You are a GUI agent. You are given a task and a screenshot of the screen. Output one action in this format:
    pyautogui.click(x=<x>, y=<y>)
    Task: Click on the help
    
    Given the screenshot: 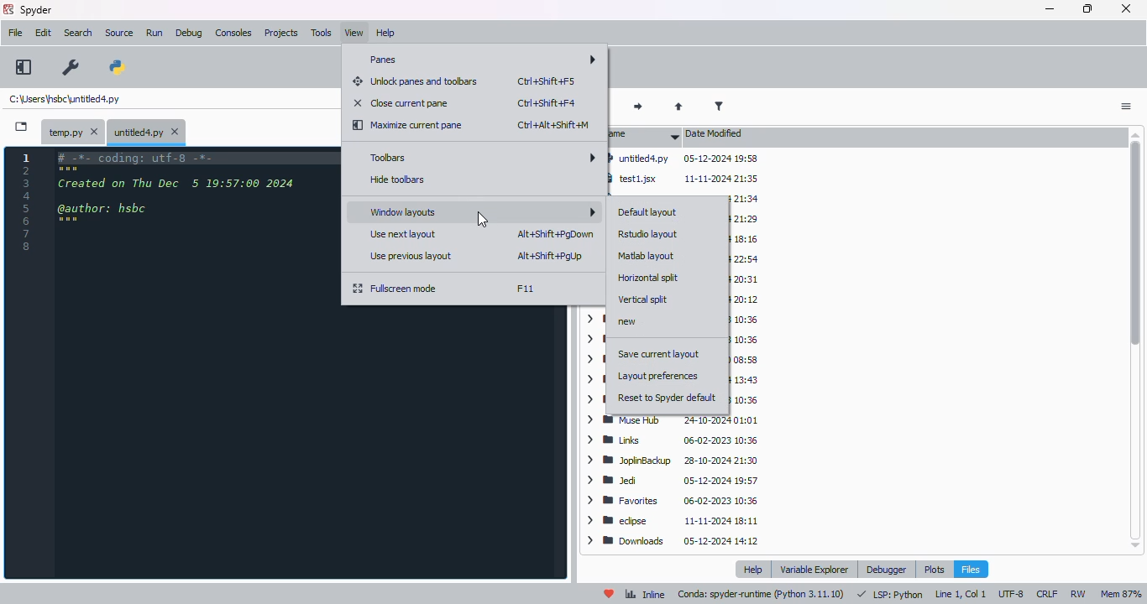 What is the action you would take?
    pyautogui.click(x=385, y=33)
    